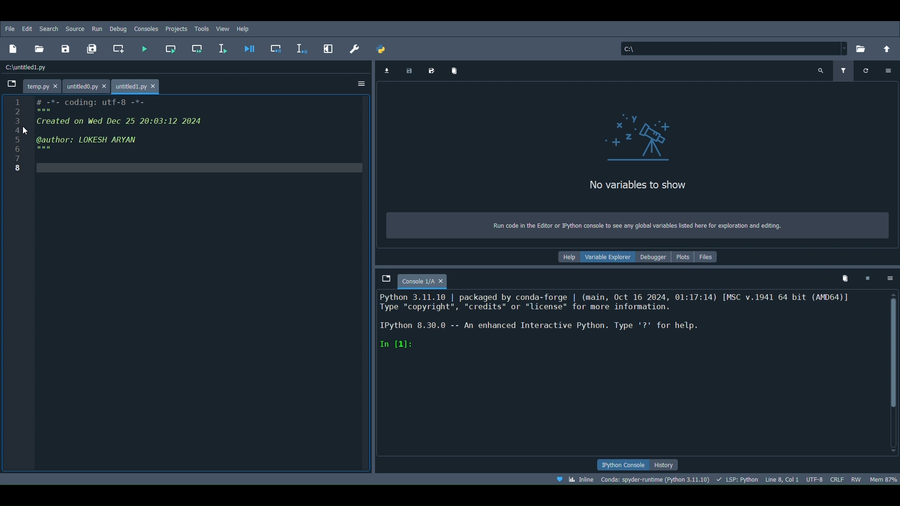  I want to click on Filter variables, so click(842, 71).